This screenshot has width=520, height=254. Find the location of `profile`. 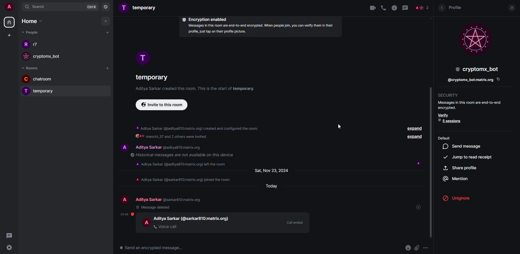

profile is located at coordinates (147, 222).